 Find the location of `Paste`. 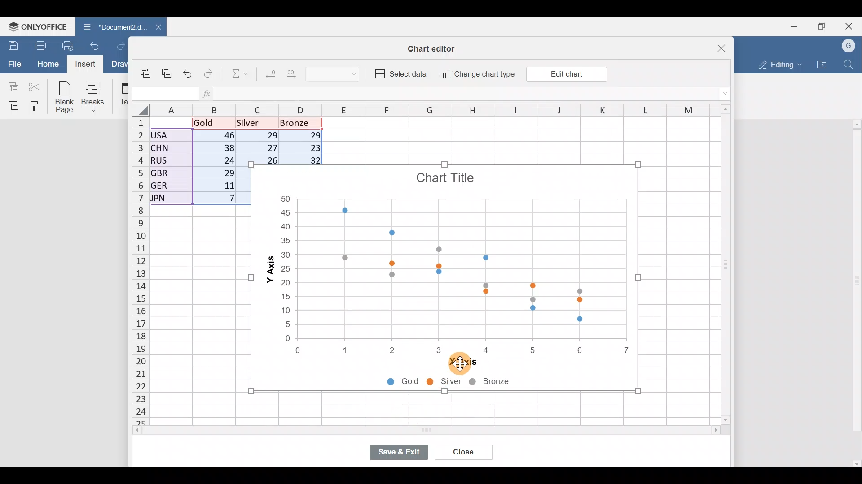

Paste is located at coordinates (11, 105).